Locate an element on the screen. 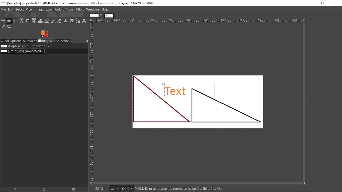  Current tab is located at coordinates (94, 15).